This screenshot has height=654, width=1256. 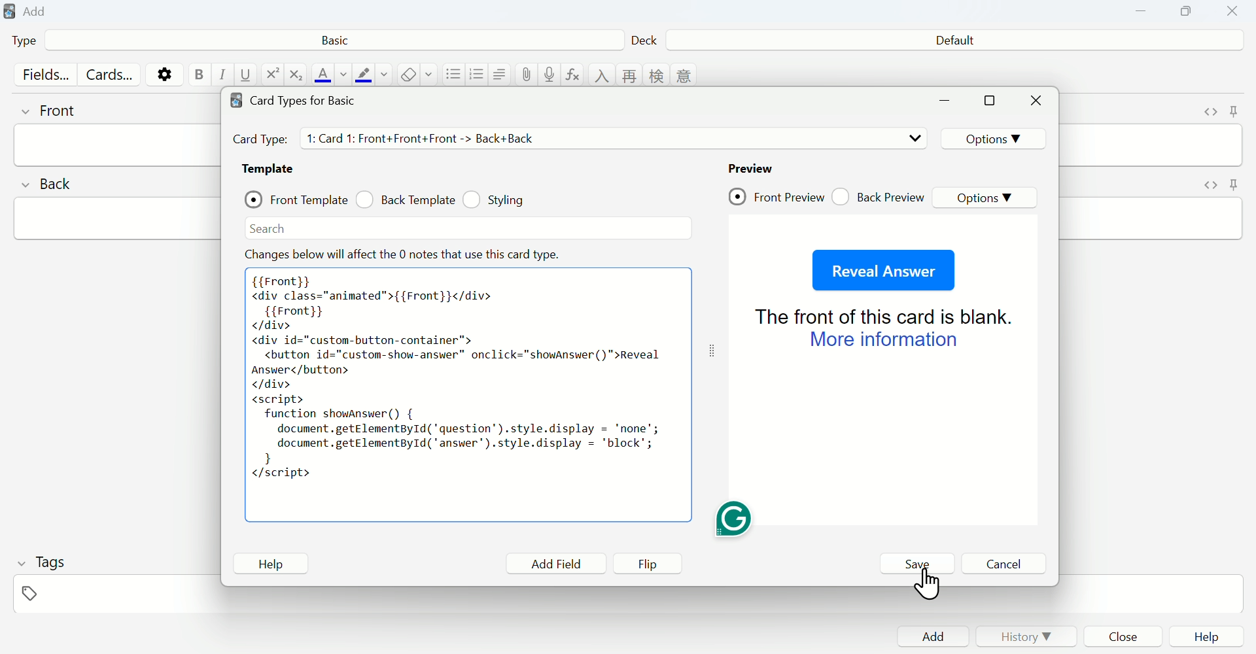 I want to click on Card Types details, so click(x=397, y=138).